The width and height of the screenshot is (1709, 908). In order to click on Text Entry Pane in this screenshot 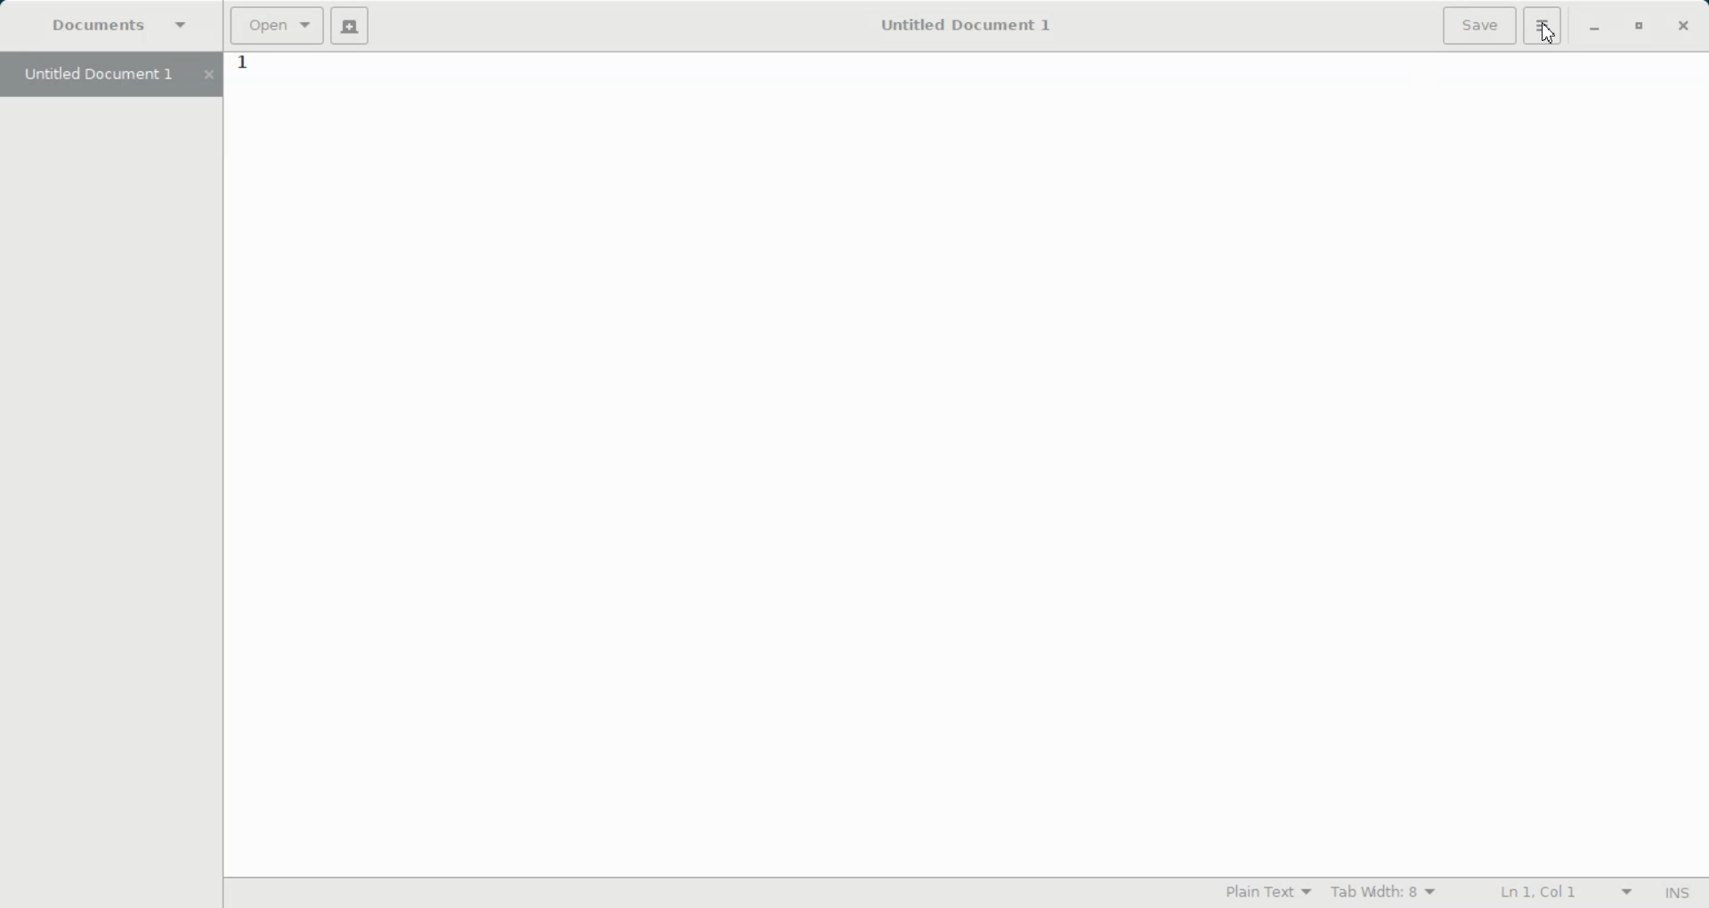, I will do `click(964, 462)`.